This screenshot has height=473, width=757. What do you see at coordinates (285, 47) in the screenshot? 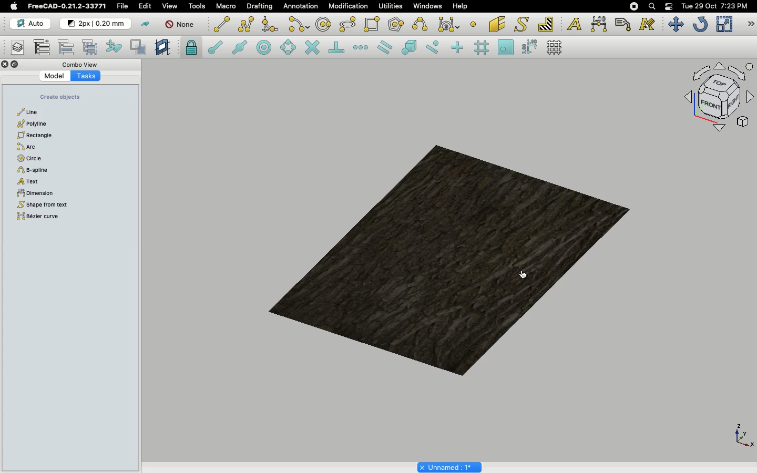
I see `Snap angle` at bounding box center [285, 47].